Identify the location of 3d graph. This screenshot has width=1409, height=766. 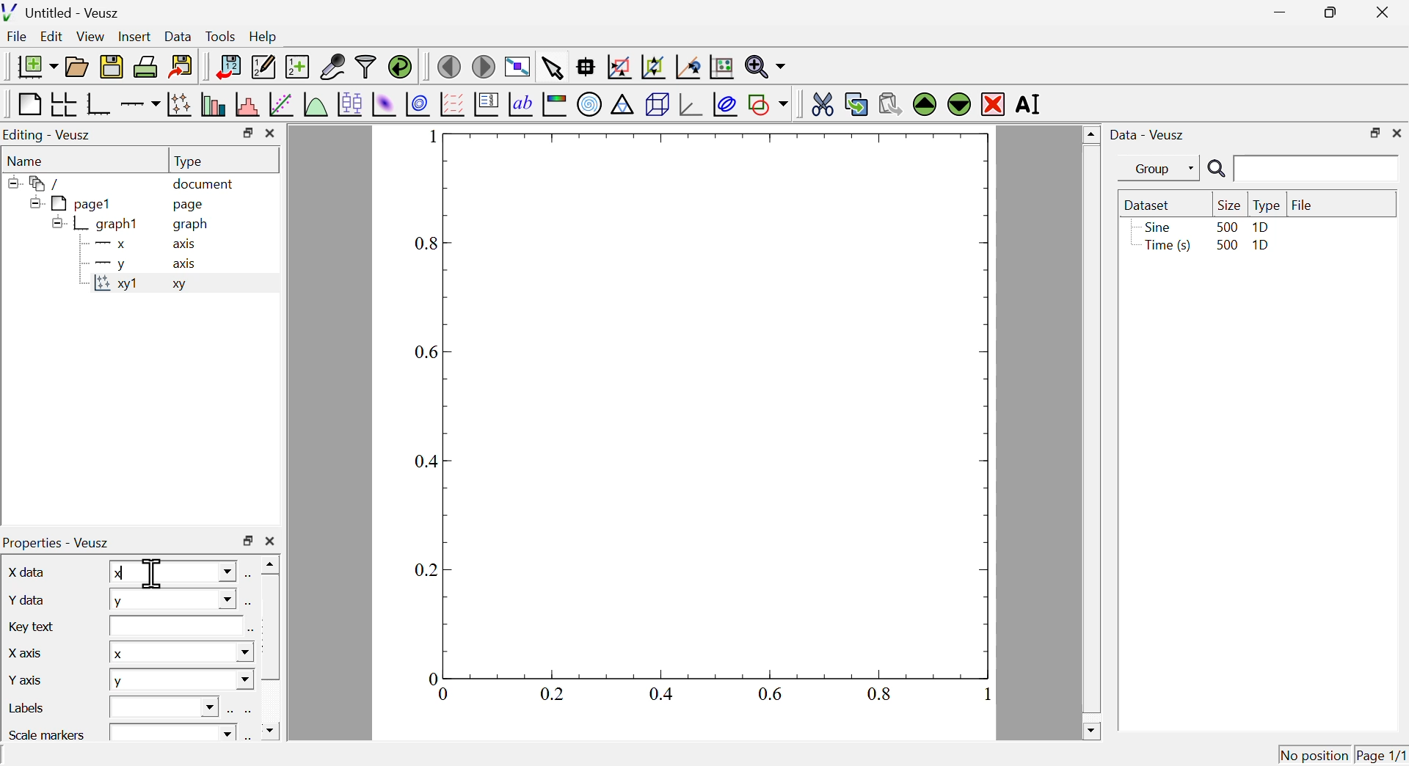
(691, 105).